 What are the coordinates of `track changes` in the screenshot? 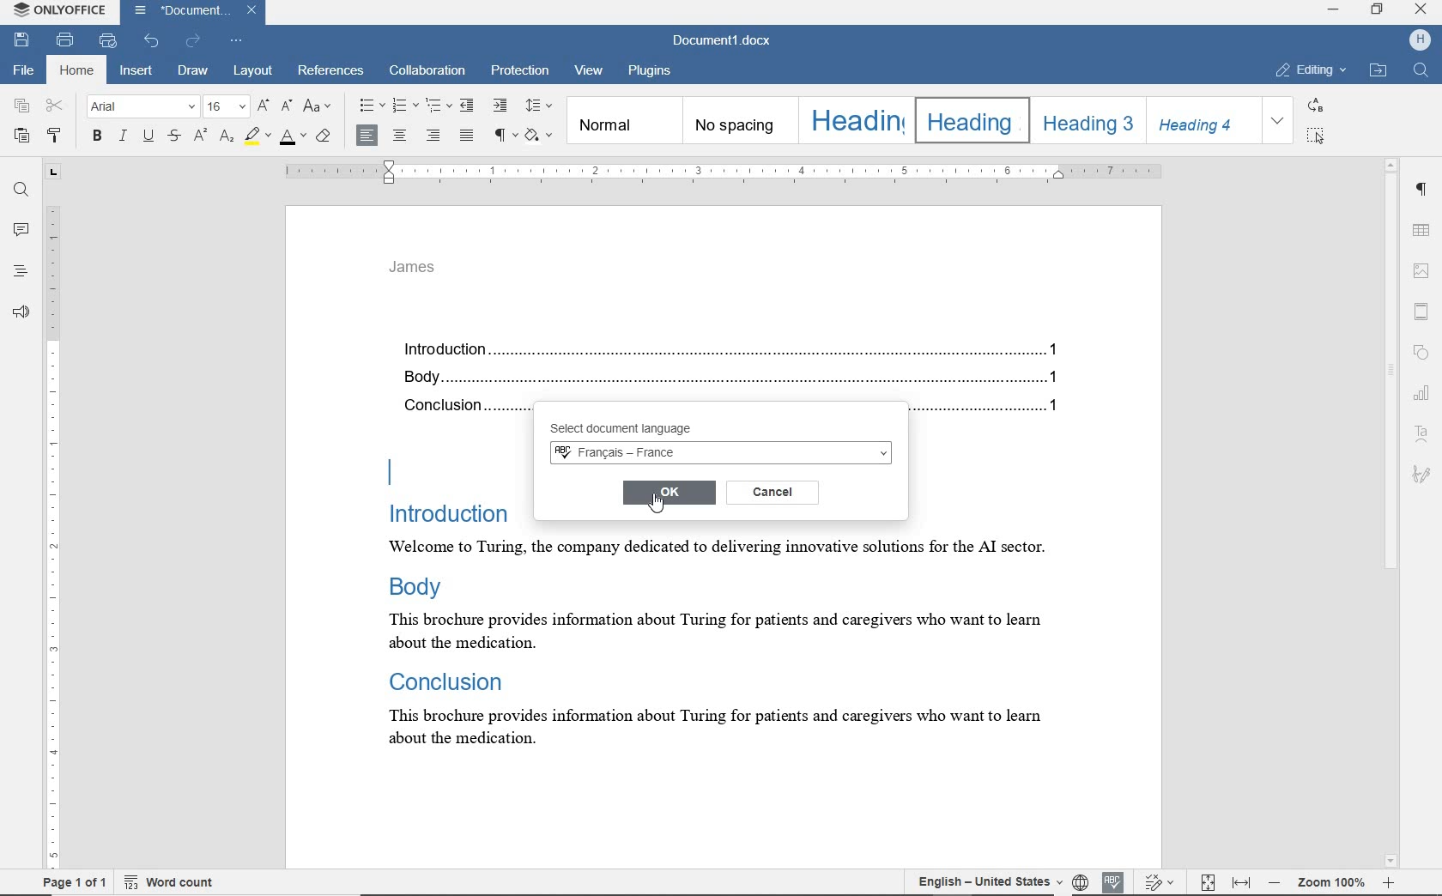 It's located at (1160, 882).